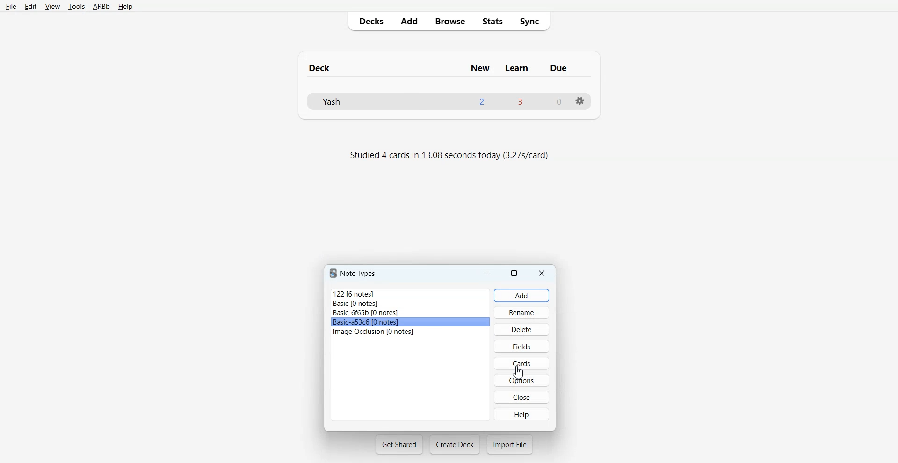 The image size is (898, 463). I want to click on Sync, so click(532, 21).